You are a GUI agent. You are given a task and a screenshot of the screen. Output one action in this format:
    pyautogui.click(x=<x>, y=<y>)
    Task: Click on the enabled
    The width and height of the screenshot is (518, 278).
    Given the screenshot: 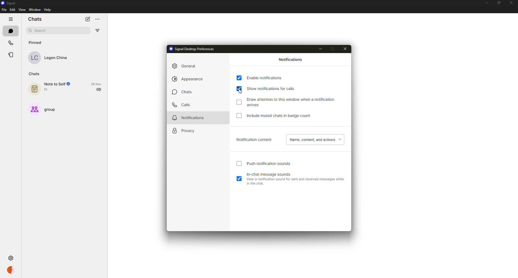 What is the action you would take?
    pyautogui.click(x=239, y=78)
    